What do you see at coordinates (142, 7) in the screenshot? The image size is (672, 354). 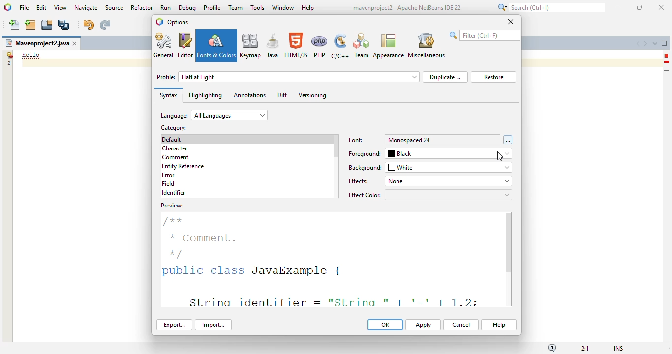 I see `refactor` at bounding box center [142, 7].